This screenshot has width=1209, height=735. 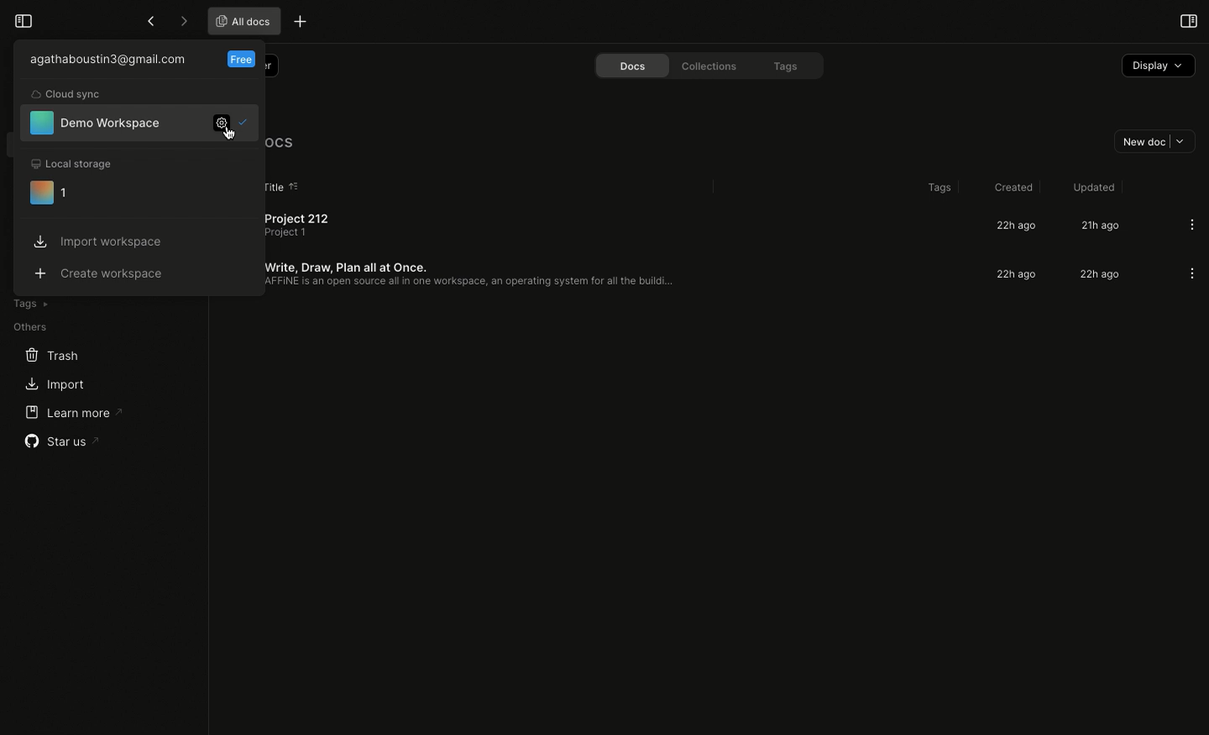 What do you see at coordinates (1097, 276) in the screenshot?
I see `22h ago` at bounding box center [1097, 276].